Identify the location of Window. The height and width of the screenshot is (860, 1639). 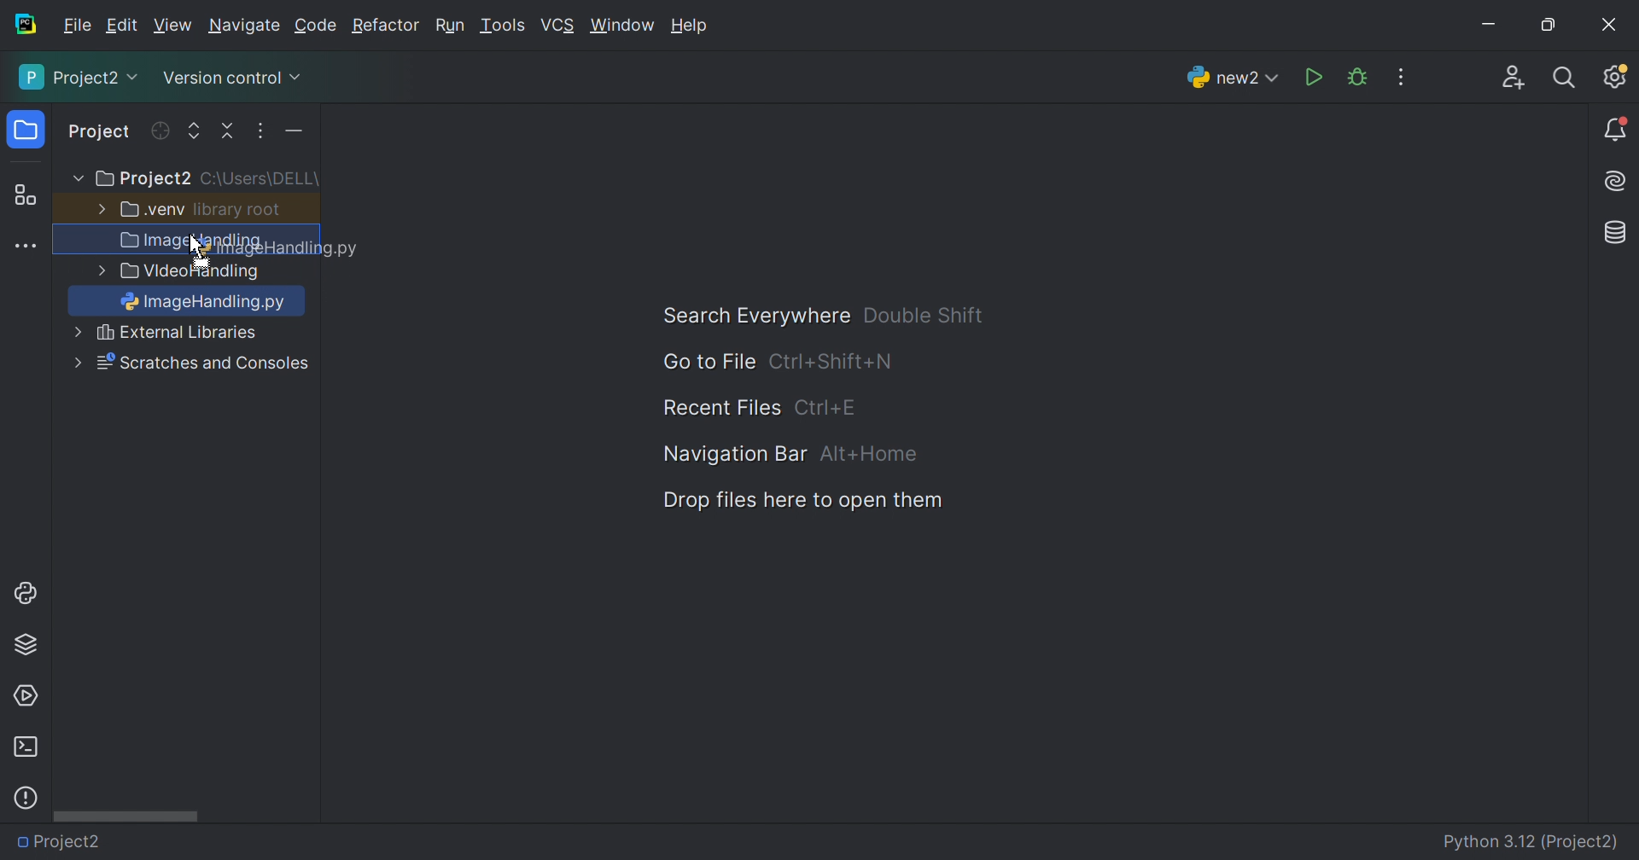
(623, 27).